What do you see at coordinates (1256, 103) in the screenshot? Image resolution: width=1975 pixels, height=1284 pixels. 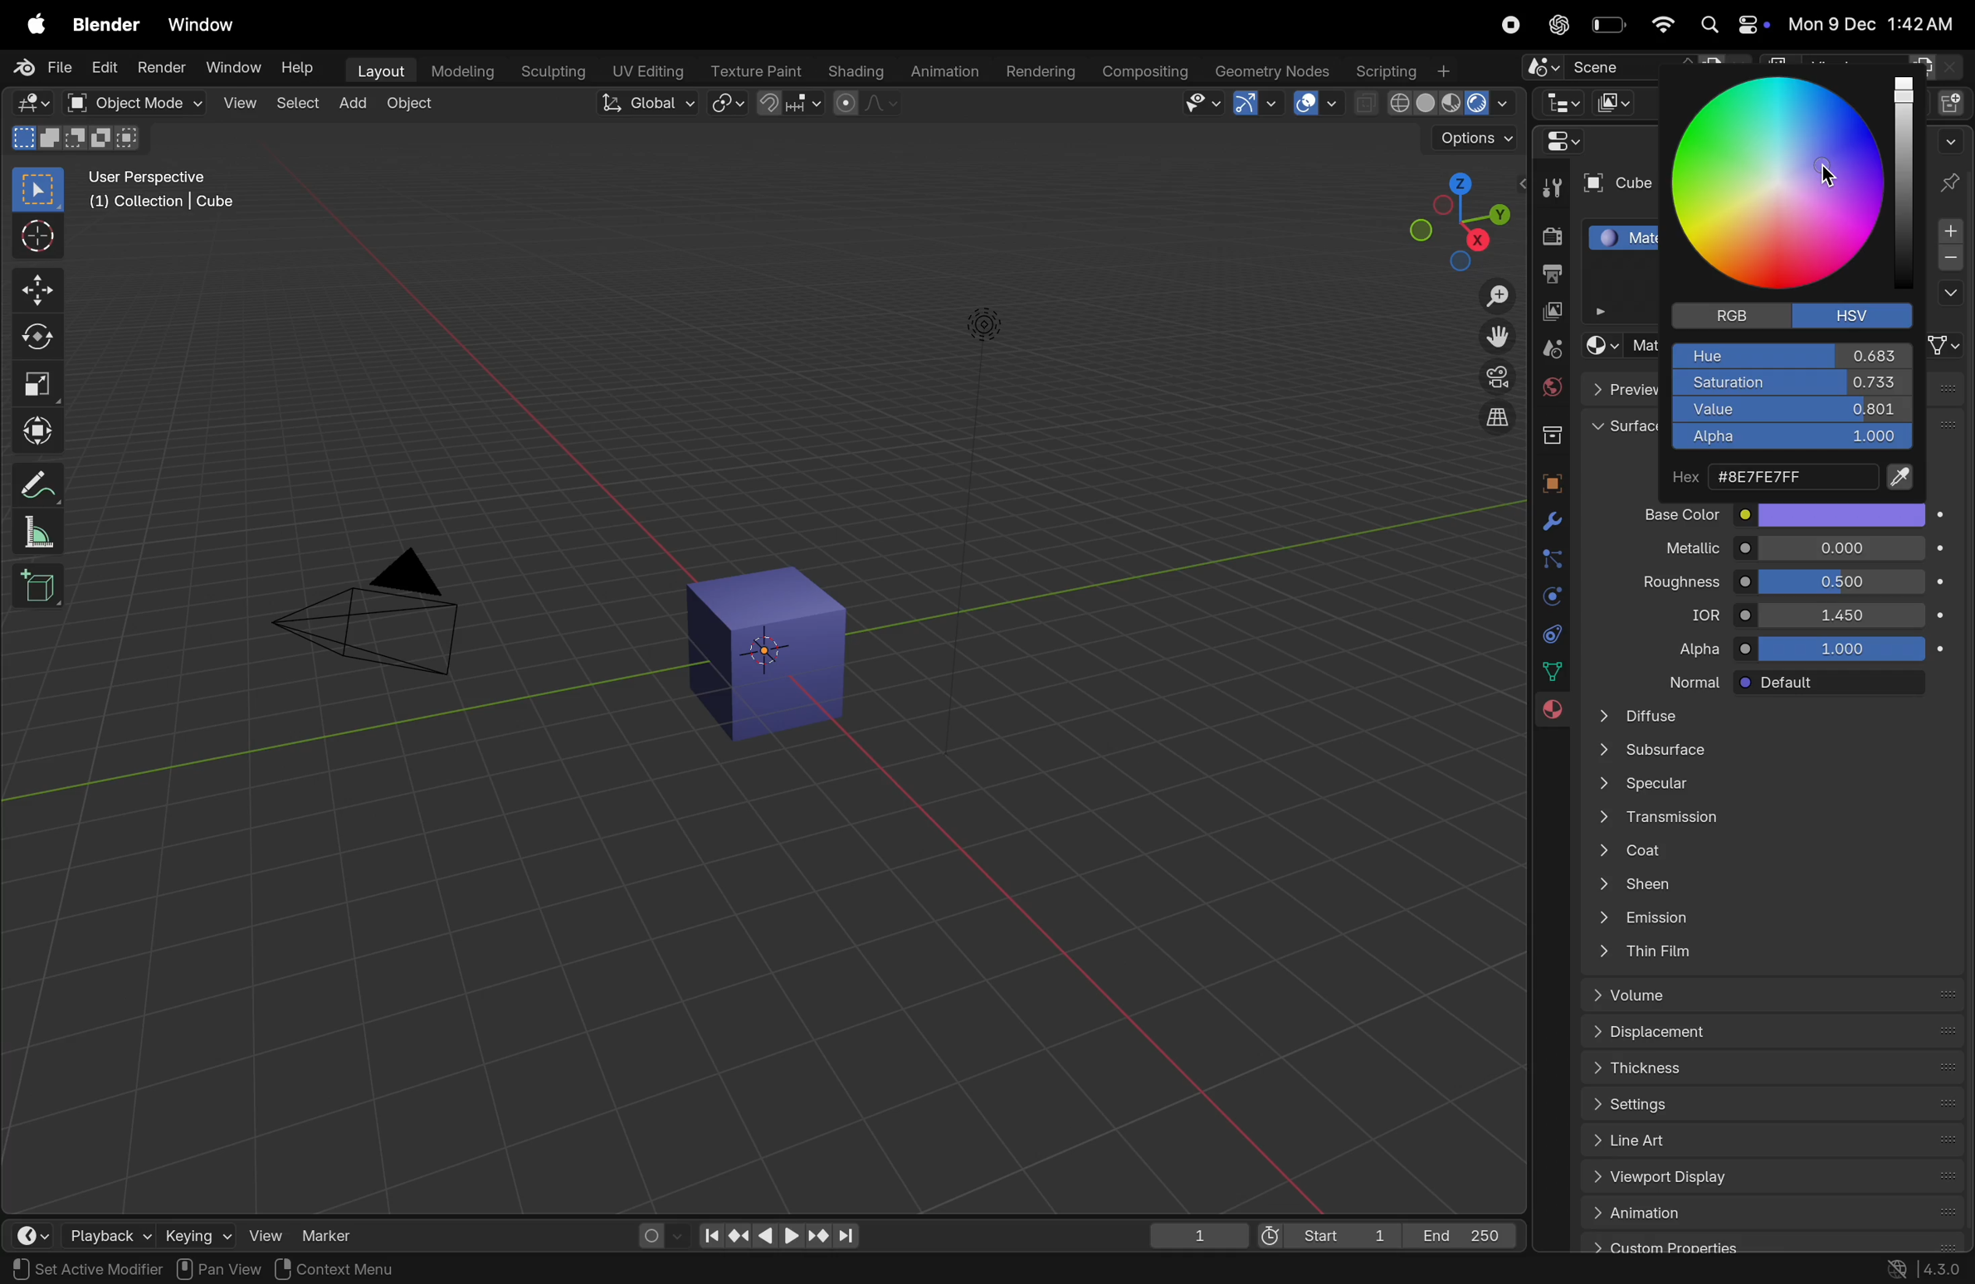 I see `show gimzo` at bounding box center [1256, 103].